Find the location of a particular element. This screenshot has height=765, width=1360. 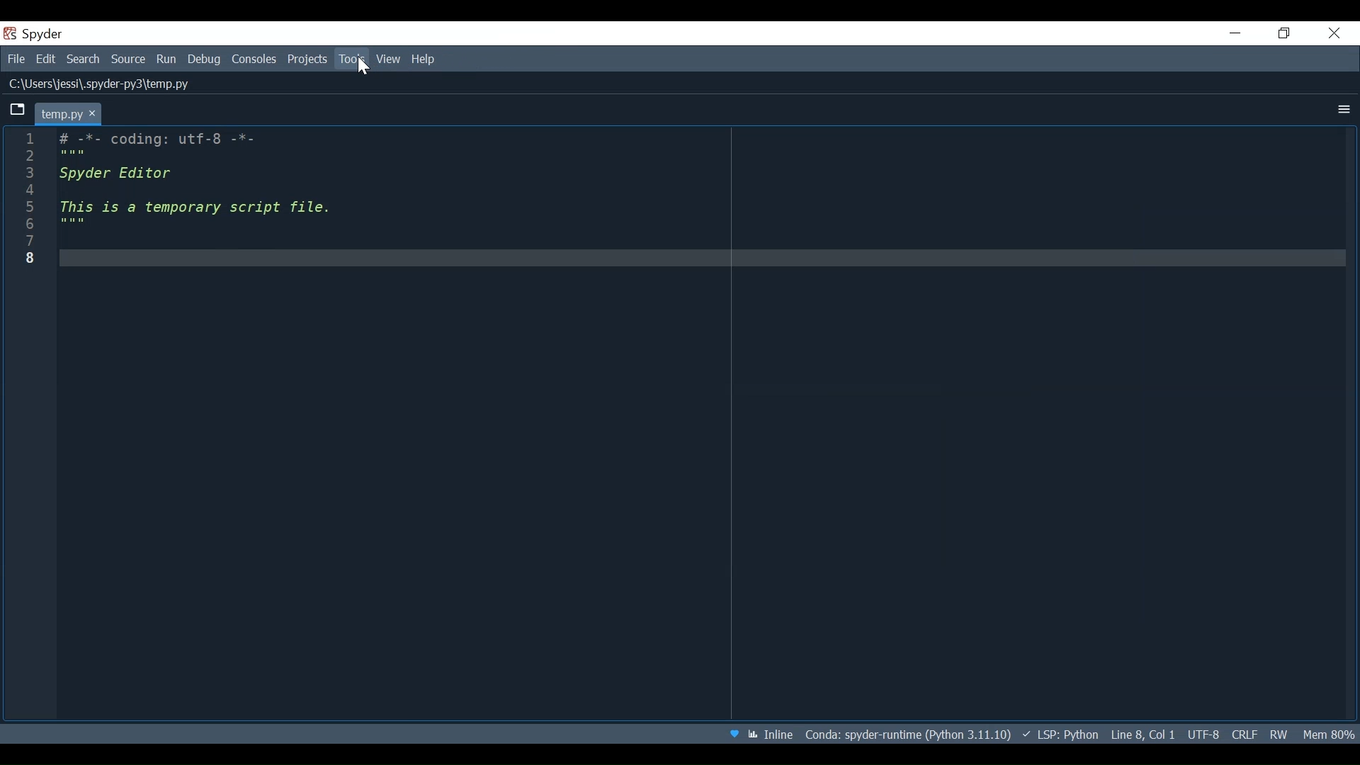

File Path is located at coordinates (101, 85).